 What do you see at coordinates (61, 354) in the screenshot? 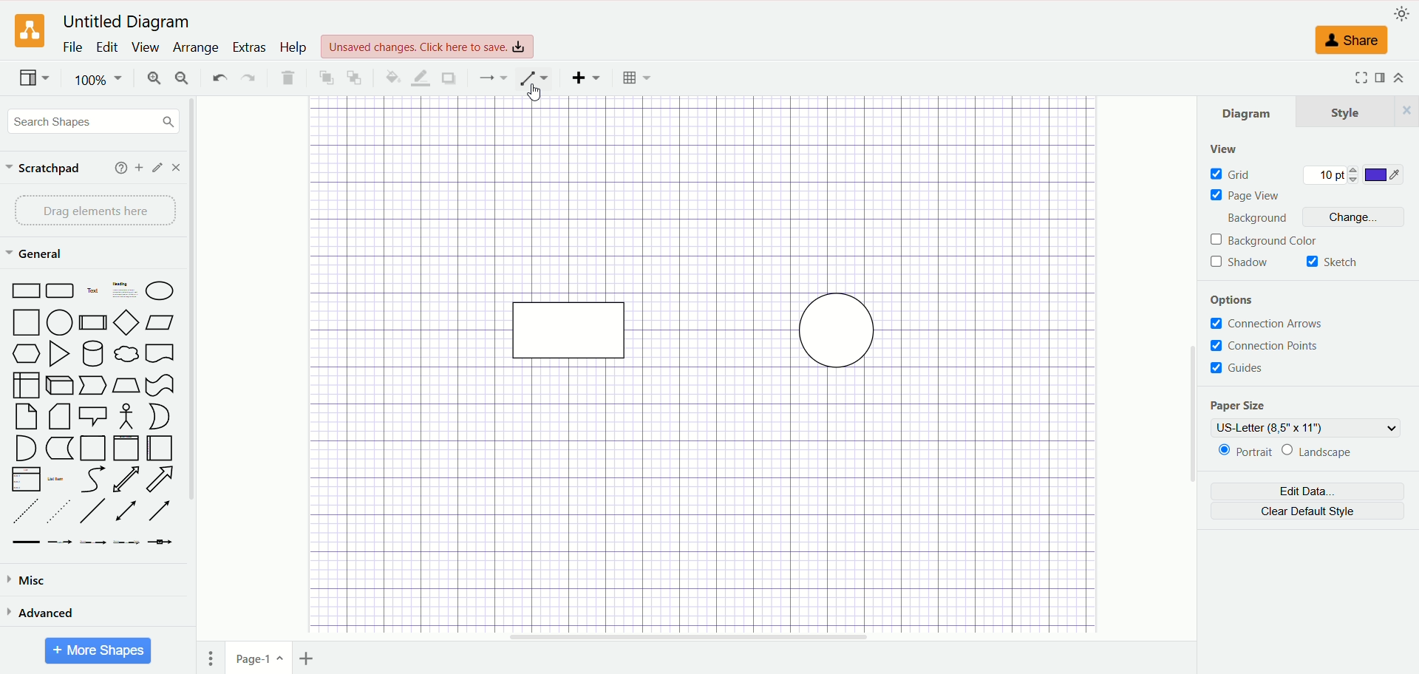
I see `Triangle` at bounding box center [61, 354].